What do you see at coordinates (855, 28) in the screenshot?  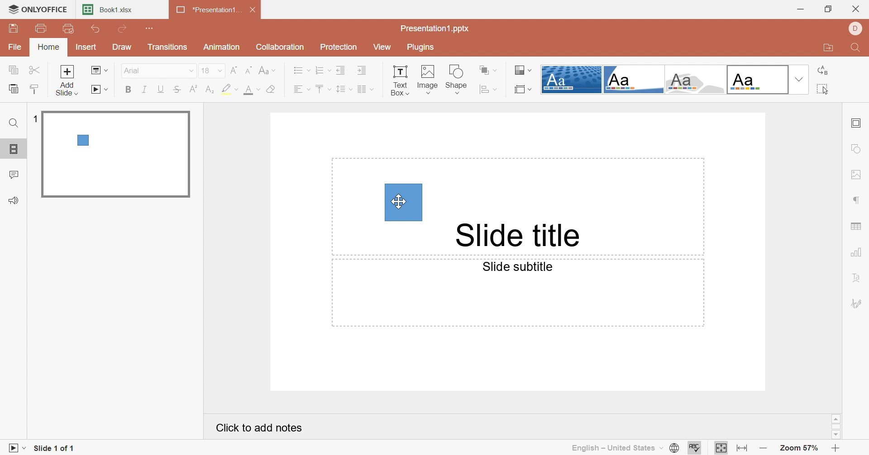 I see `DELL` at bounding box center [855, 28].